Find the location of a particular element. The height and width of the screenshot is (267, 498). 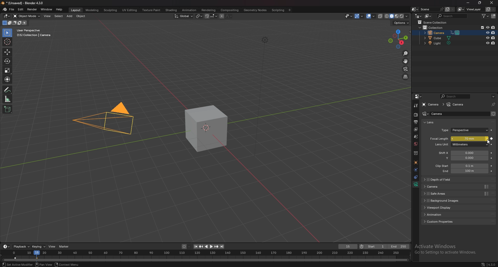

display mode is located at coordinates (428, 16).